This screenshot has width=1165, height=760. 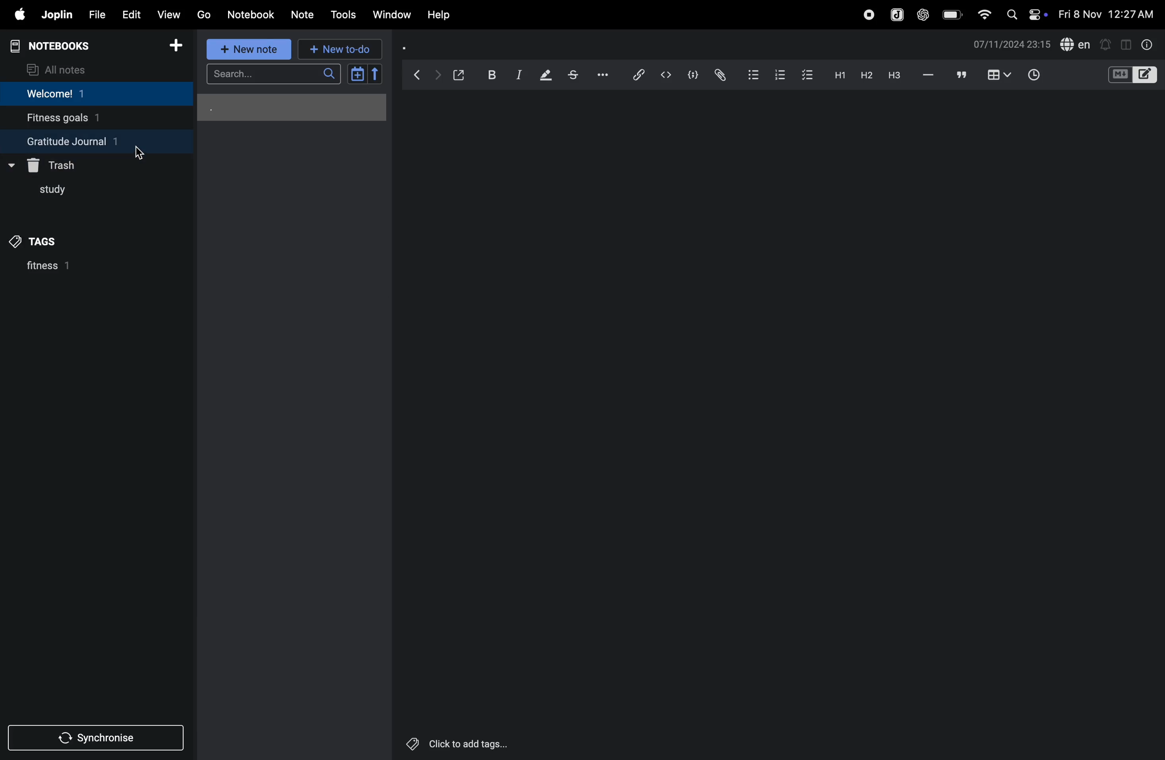 What do you see at coordinates (897, 16) in the screenshot?
I see `joplin menu` at bounding box center [897, 16].